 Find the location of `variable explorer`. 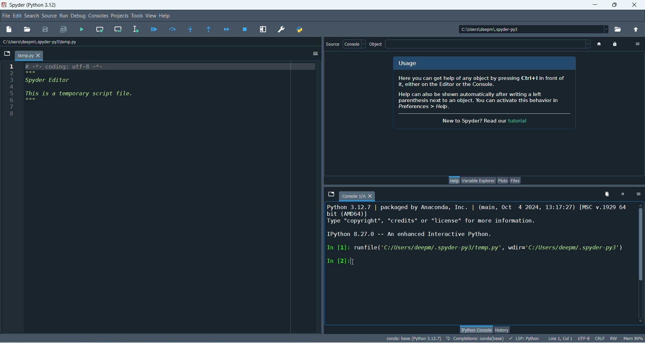

variable explorer is located at coordinates (478, 181).